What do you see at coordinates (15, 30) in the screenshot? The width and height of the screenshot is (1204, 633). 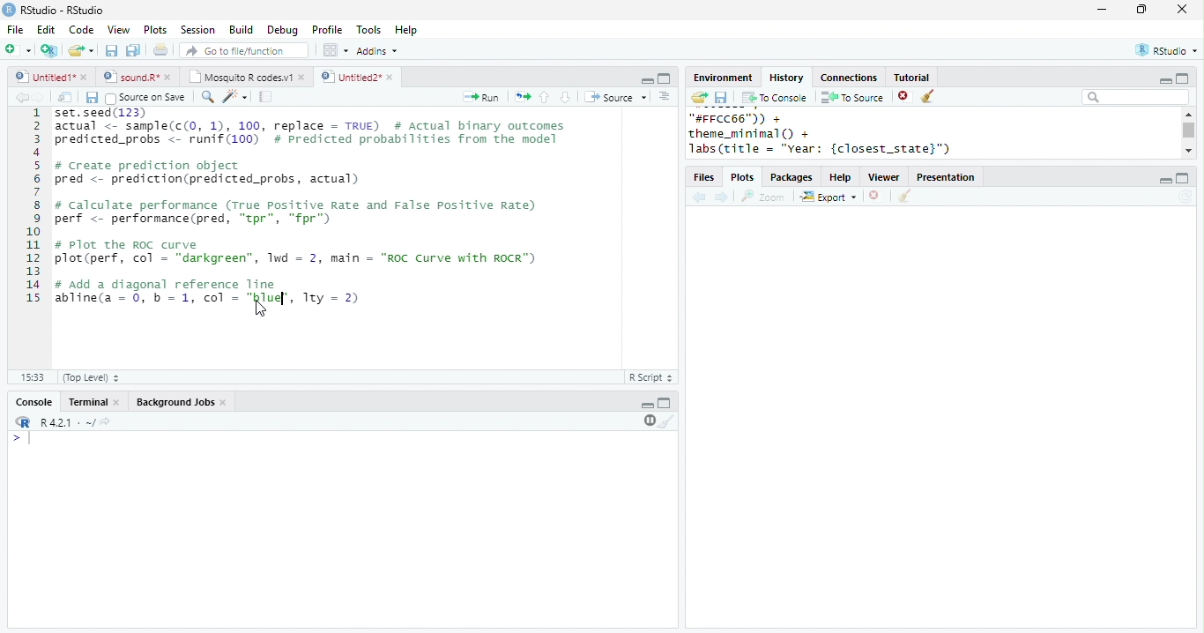 I see `File` at bounding box center [15, 30].